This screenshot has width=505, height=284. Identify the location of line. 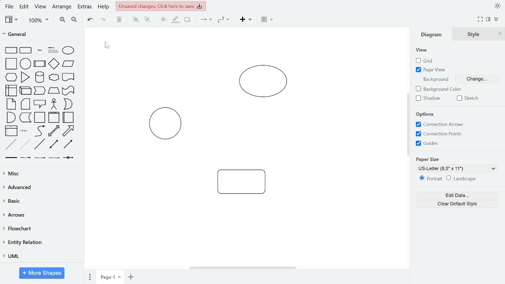
(40, 144).